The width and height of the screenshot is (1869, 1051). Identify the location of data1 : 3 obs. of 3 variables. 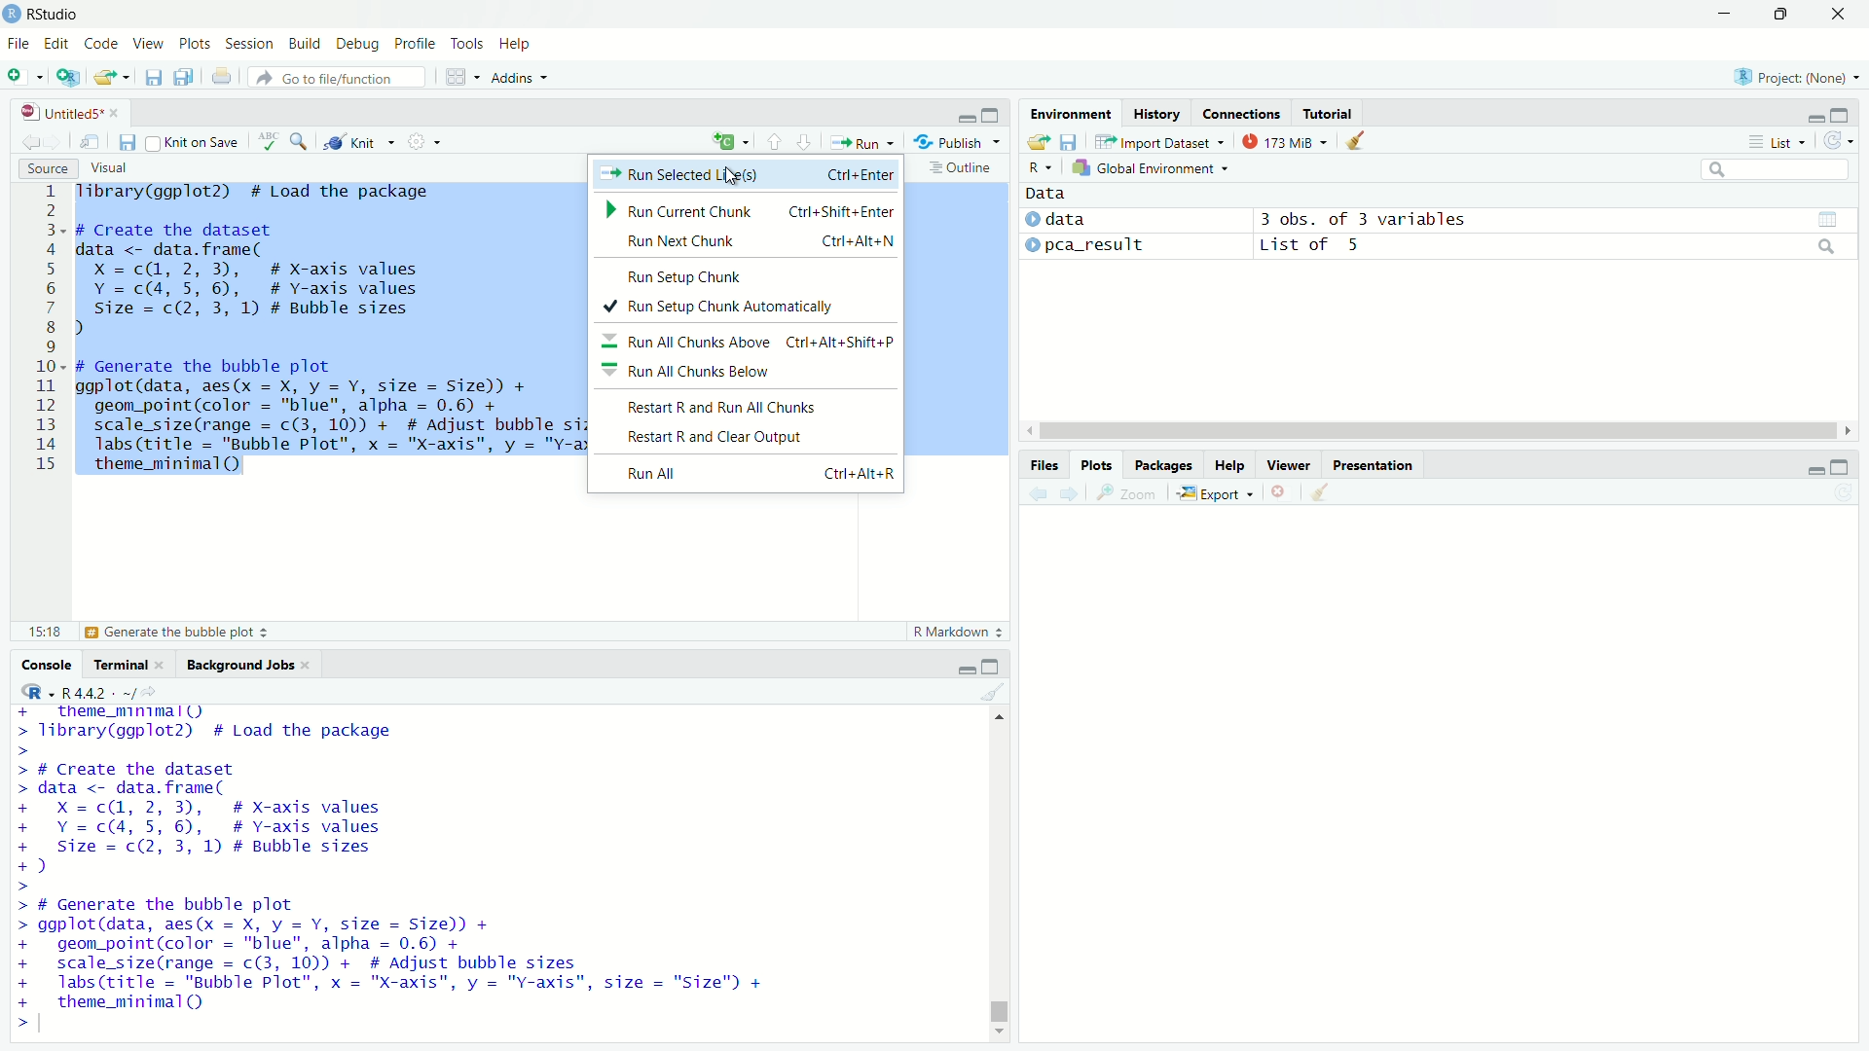
(1556, 221).